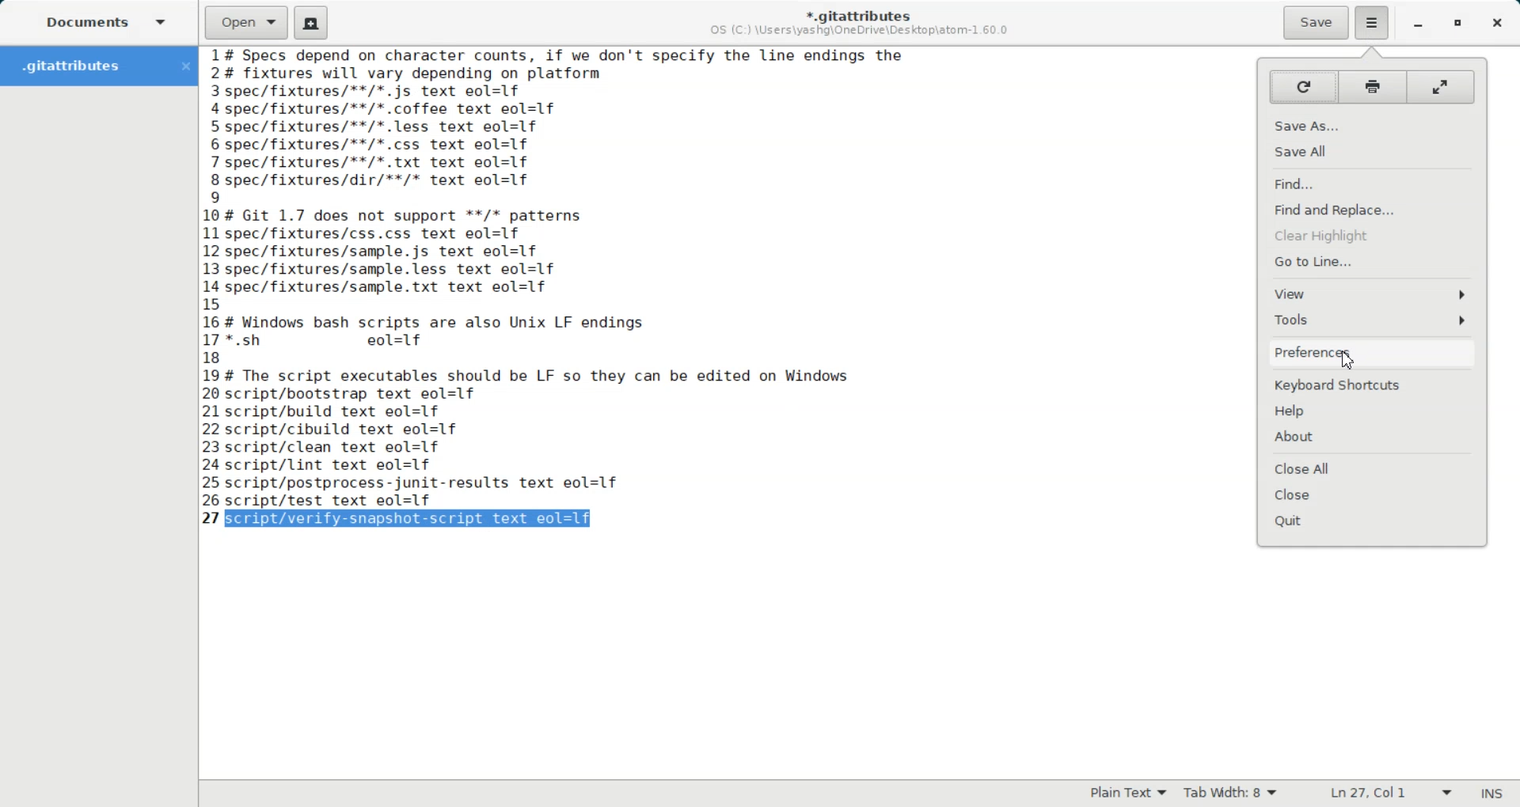 This screenshot has width=1520, height=807. Describe the element at coordinates (1374, 261) in the screenshot. I see `Go to line` at that location.